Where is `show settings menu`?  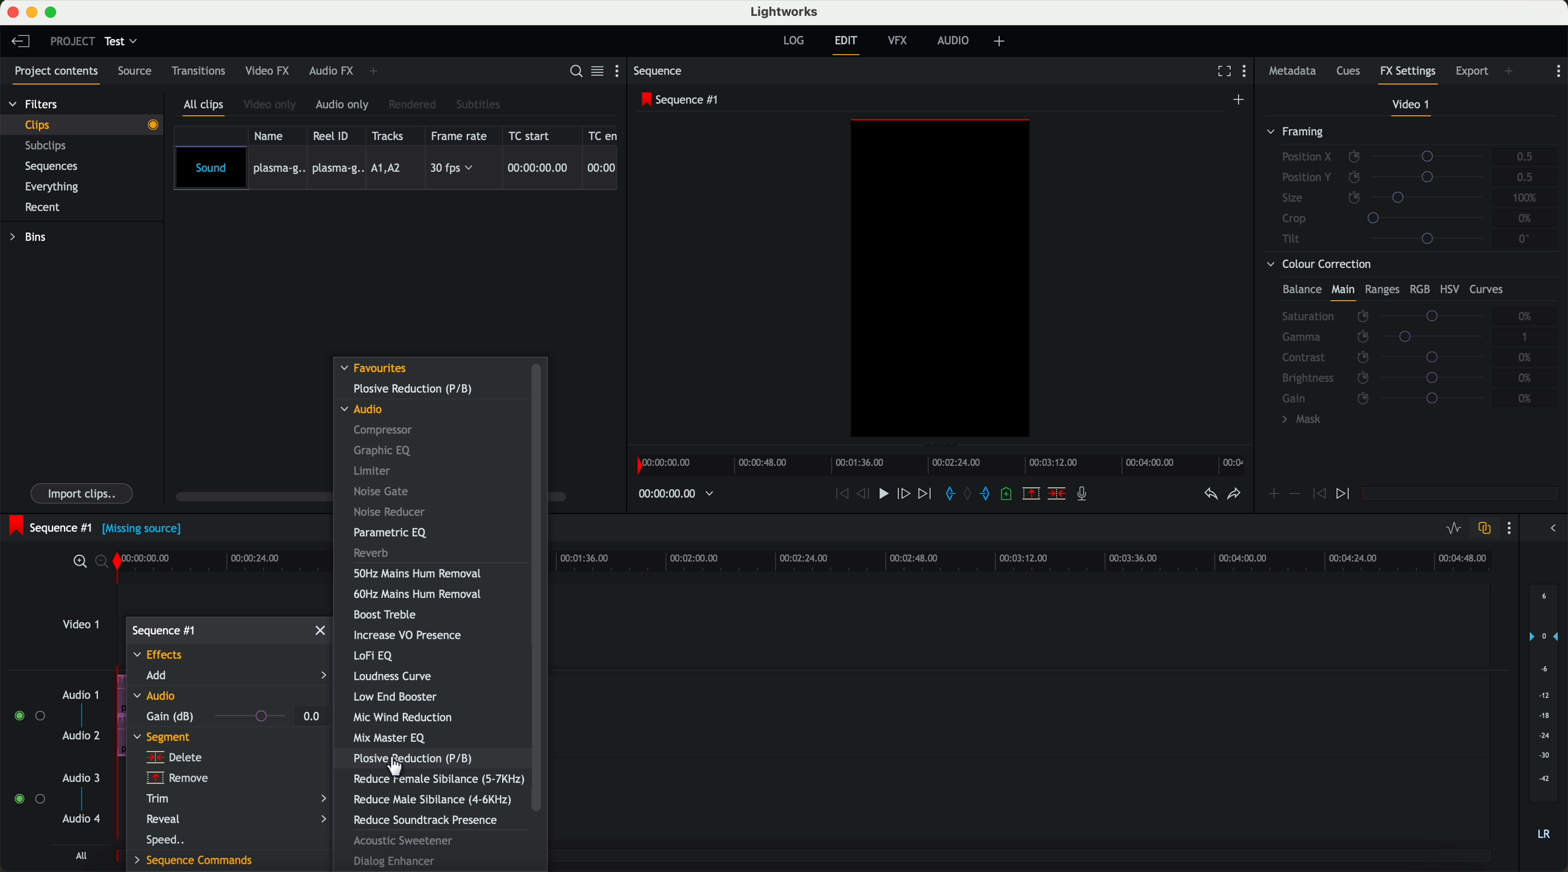
show settings menu is located at coordinates (1558, 71).